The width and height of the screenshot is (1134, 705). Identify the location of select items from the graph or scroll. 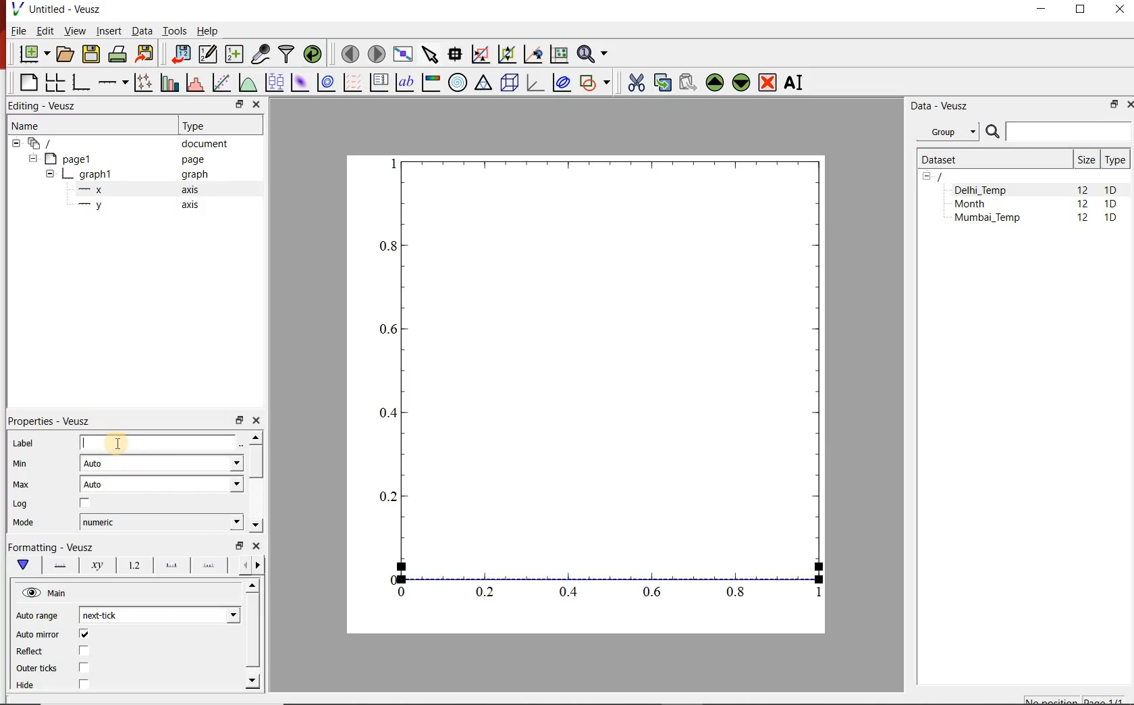
(431, 55).